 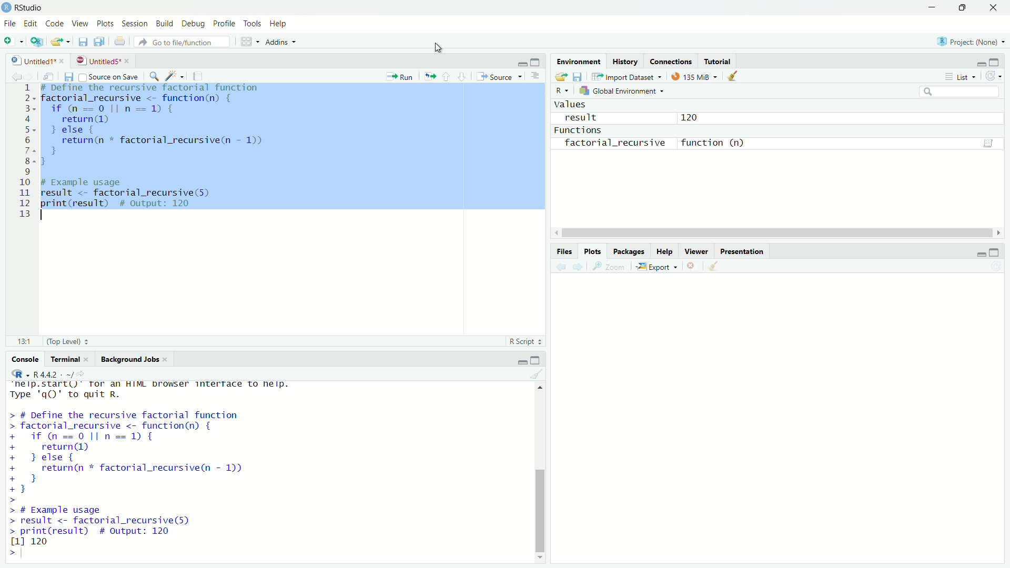 What do you see at coordinates (989, 9) in the screenshot?
I see `Close` at bounding box center [989, 9].